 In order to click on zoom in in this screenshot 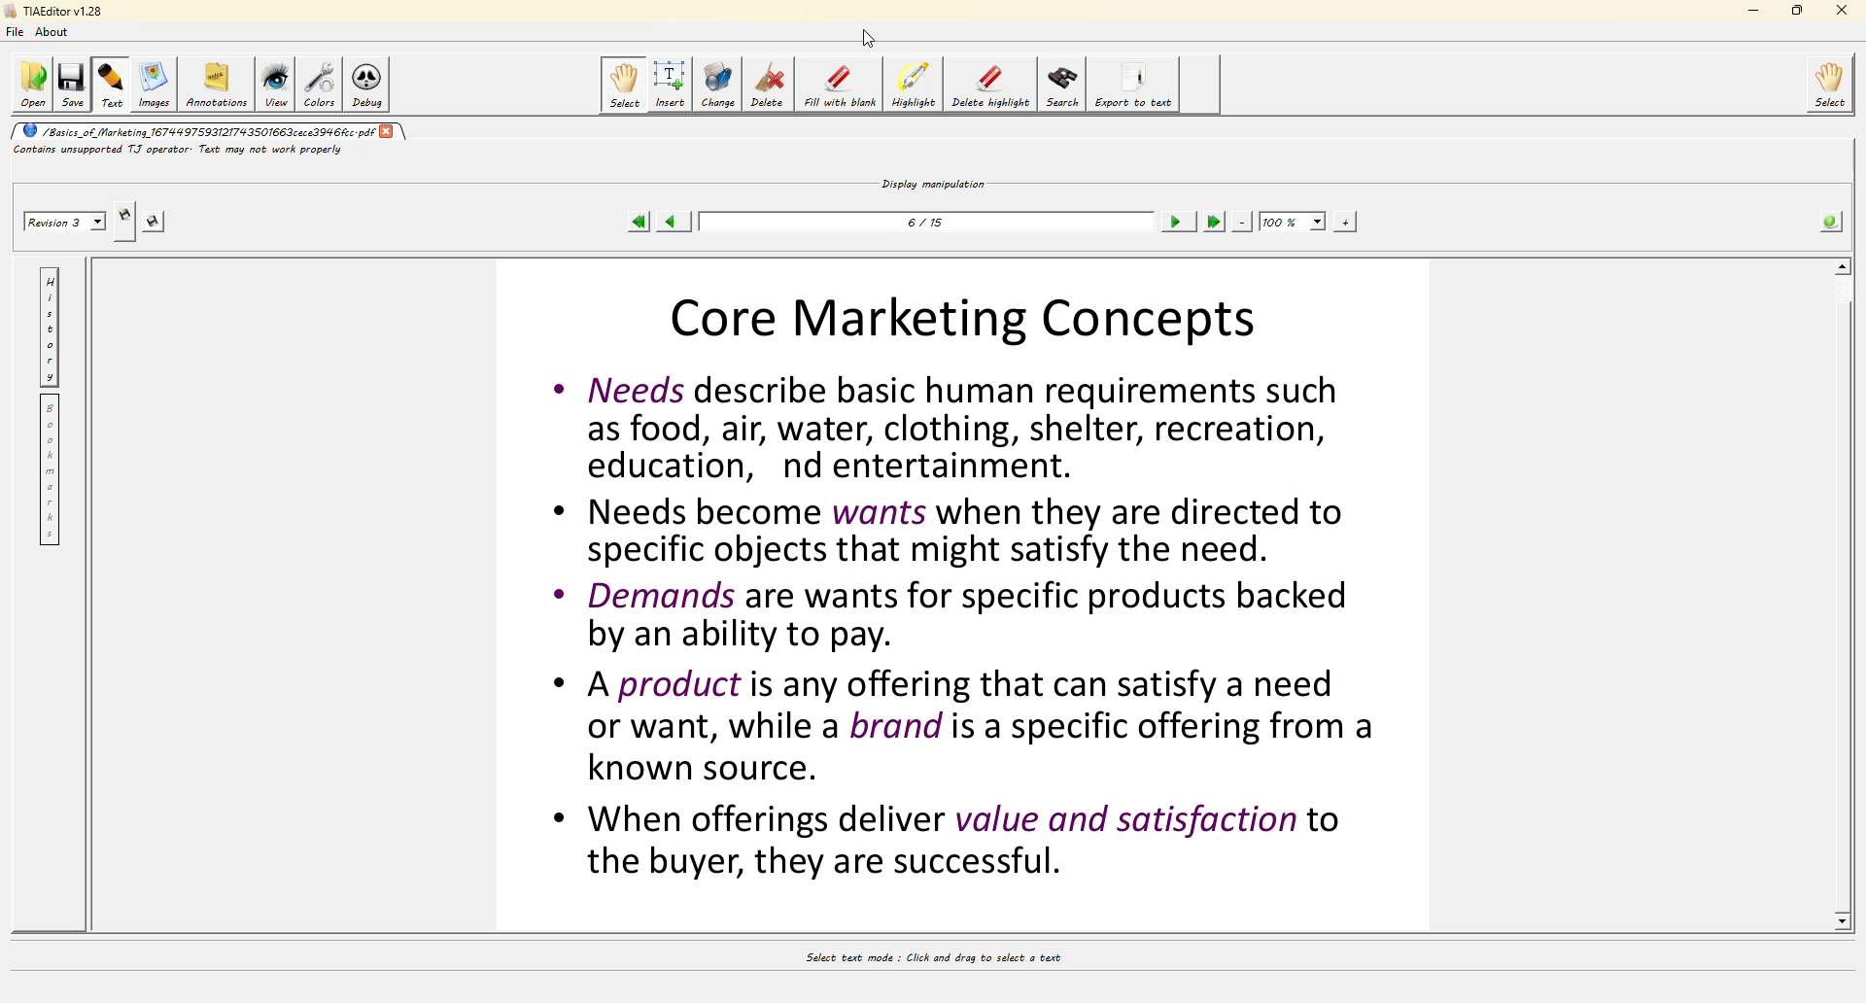, I will do `click(1344, 223)`.